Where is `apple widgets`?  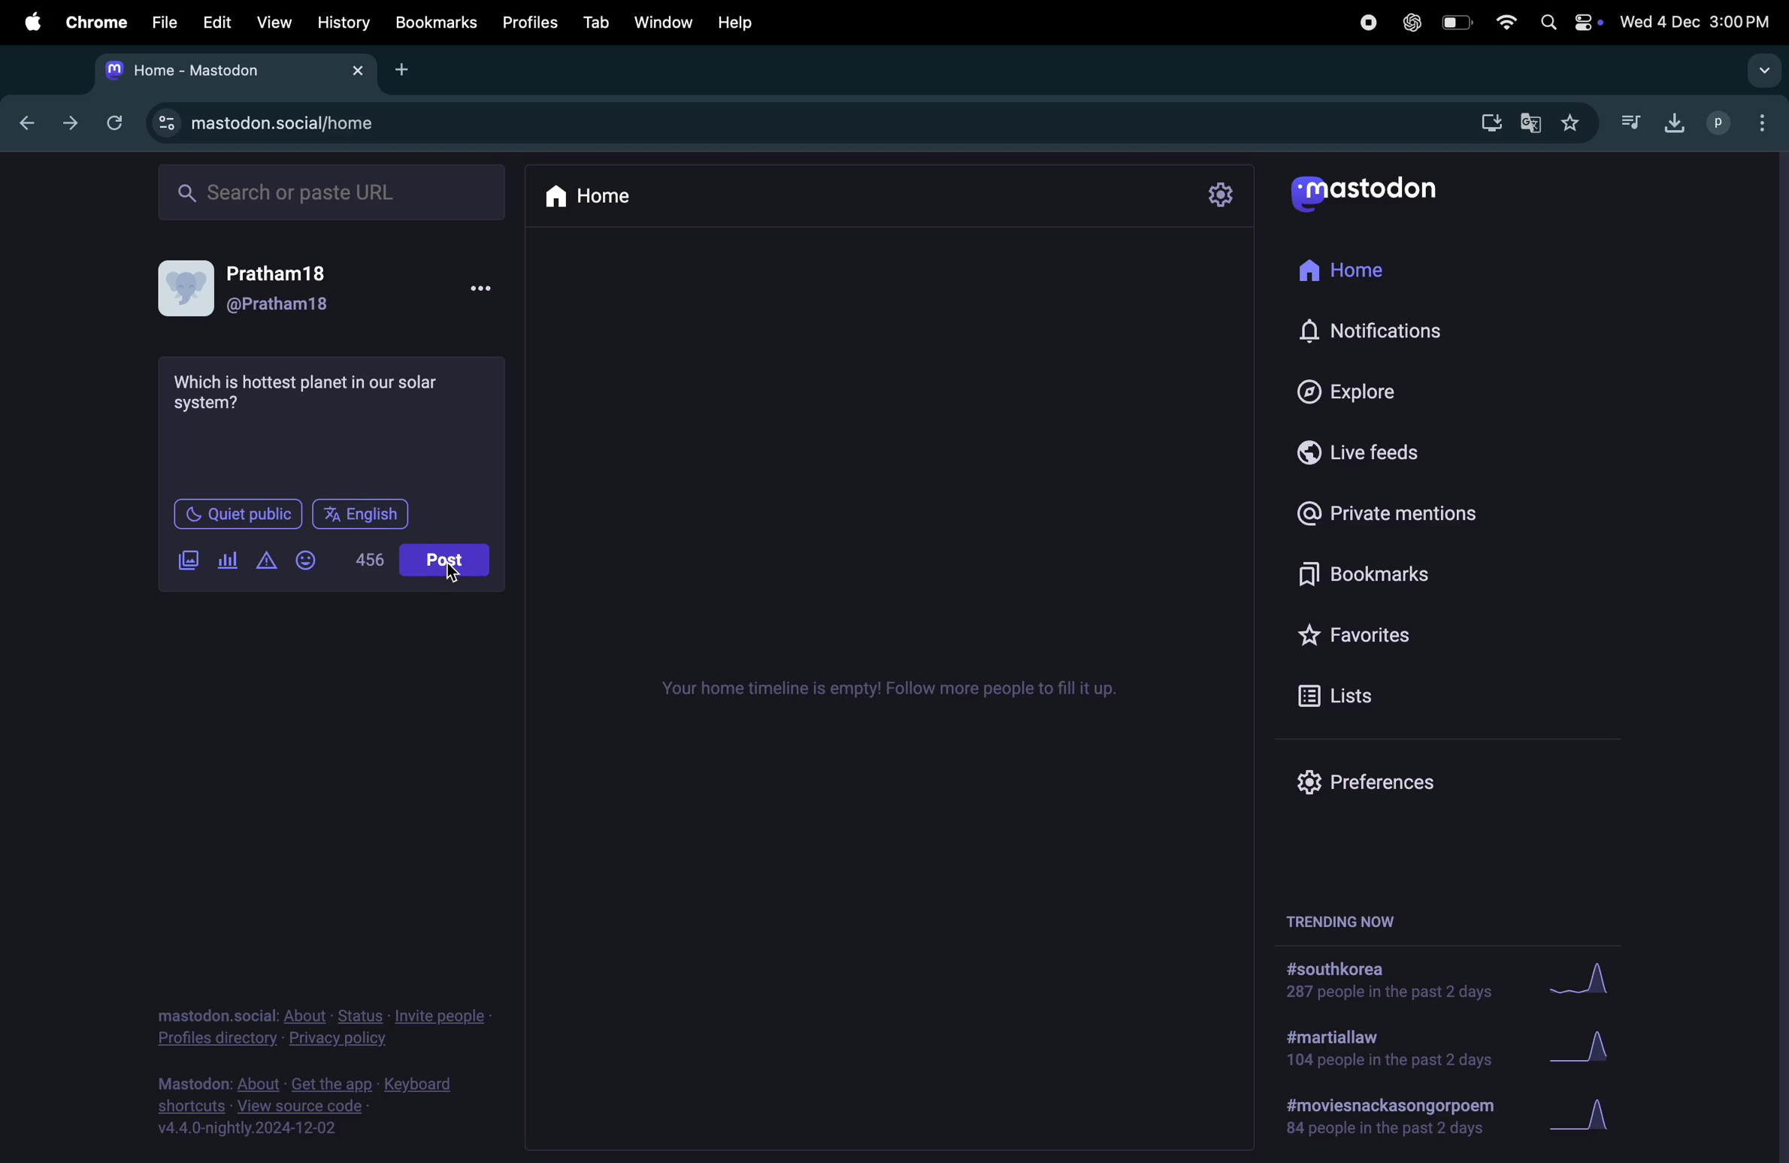 apple widgets is located at coordinates (1567, 25).